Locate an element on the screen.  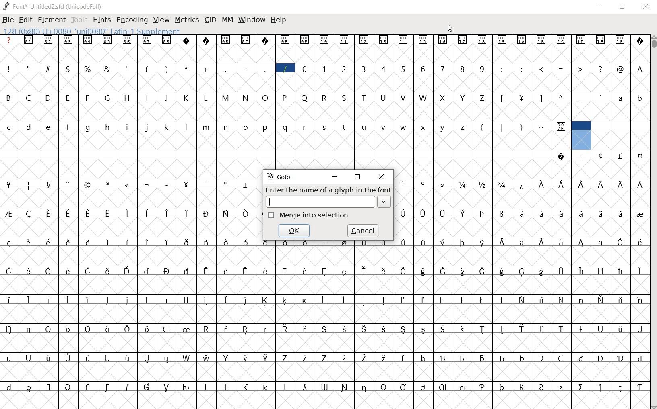
Symbol is located at coordinates (621, 183).